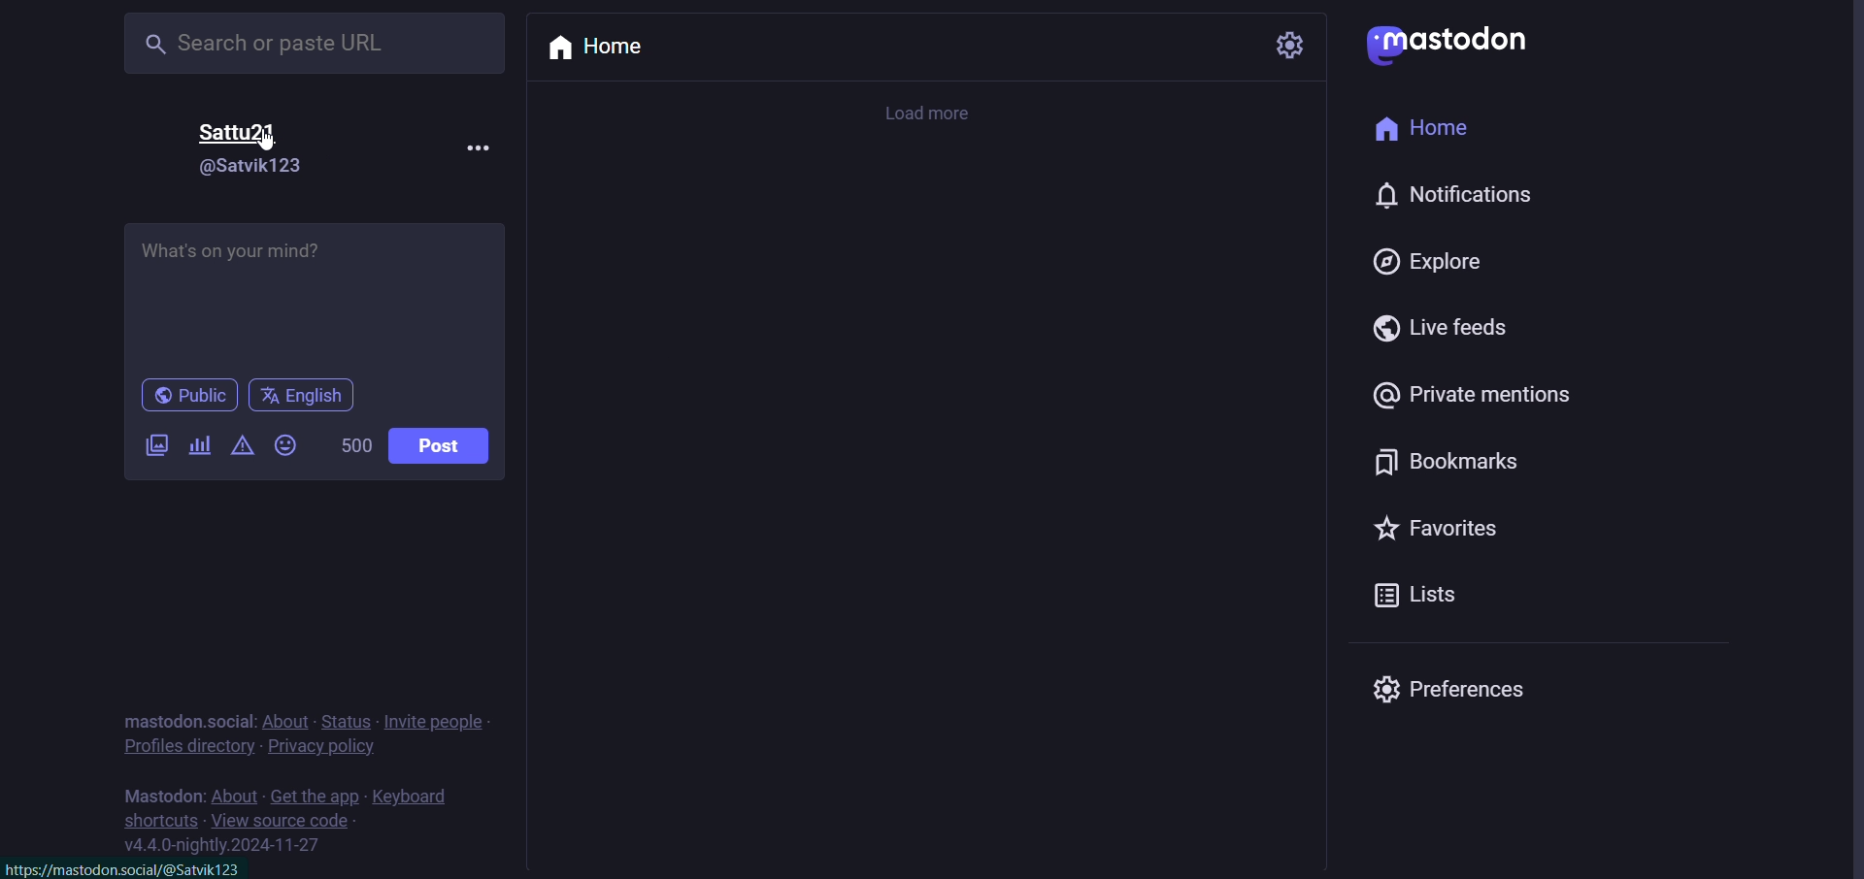 Image resolution: width=1864 pixels, height=879 pixels. Describe the element at coordinates (323, 747) in the screenshot. I see `privacy policy` at that location.